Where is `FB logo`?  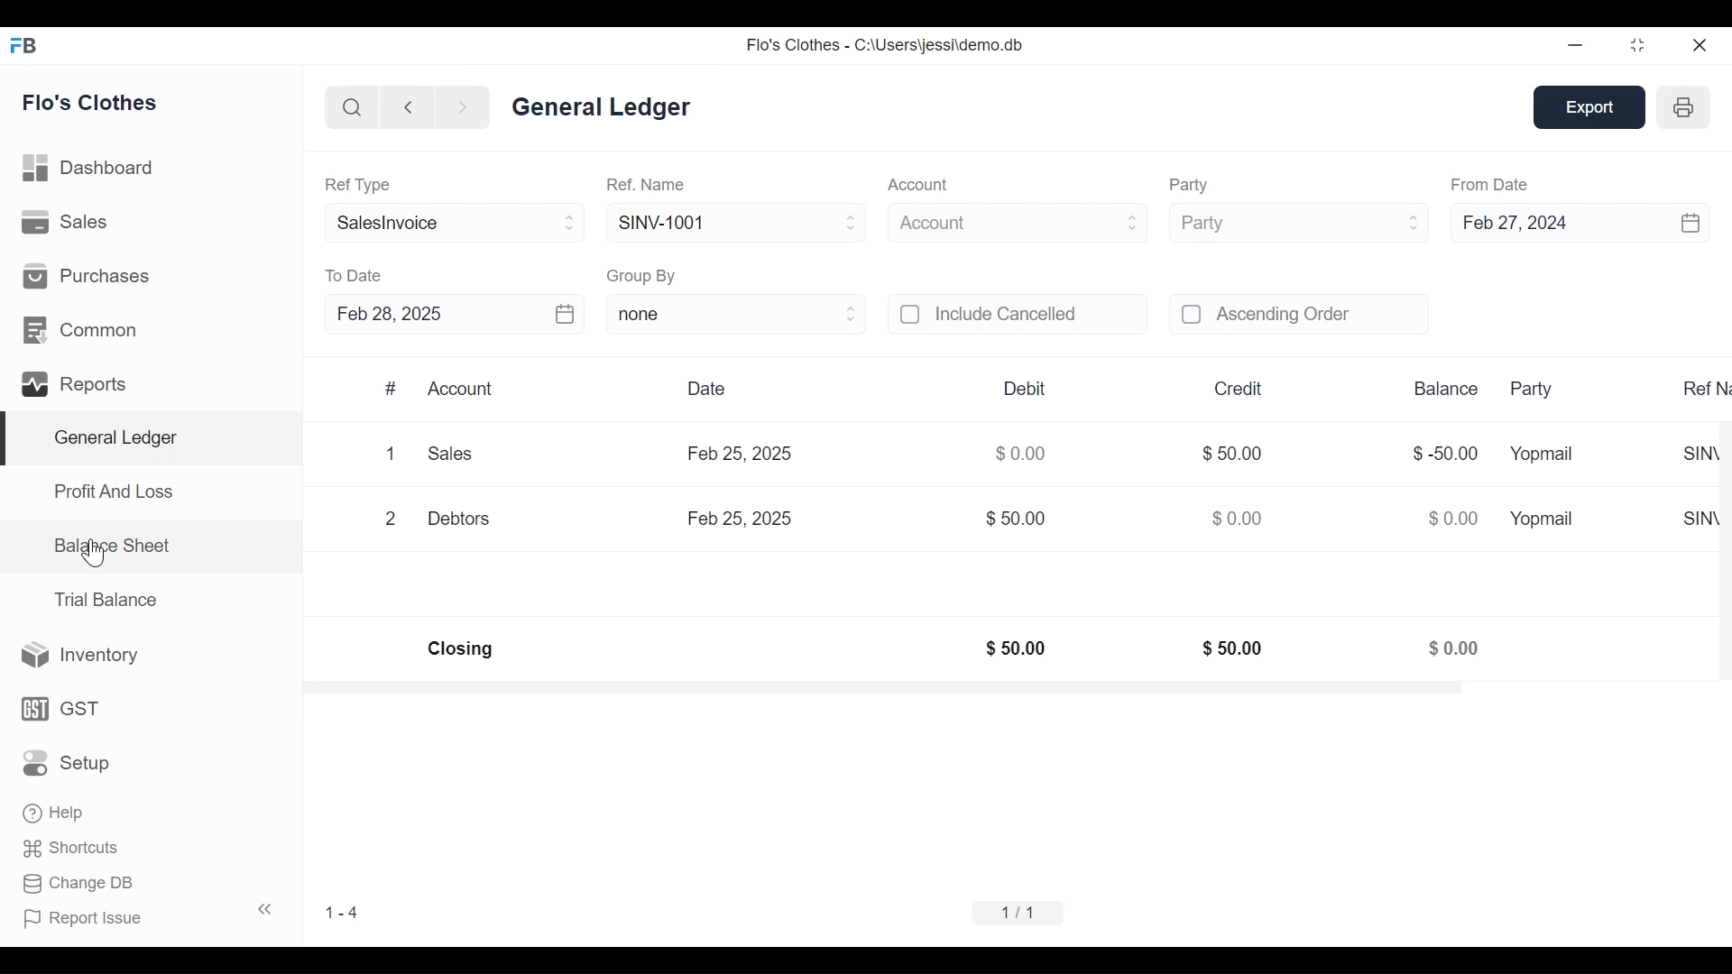 FB logo is located at coordinates (24, 44).